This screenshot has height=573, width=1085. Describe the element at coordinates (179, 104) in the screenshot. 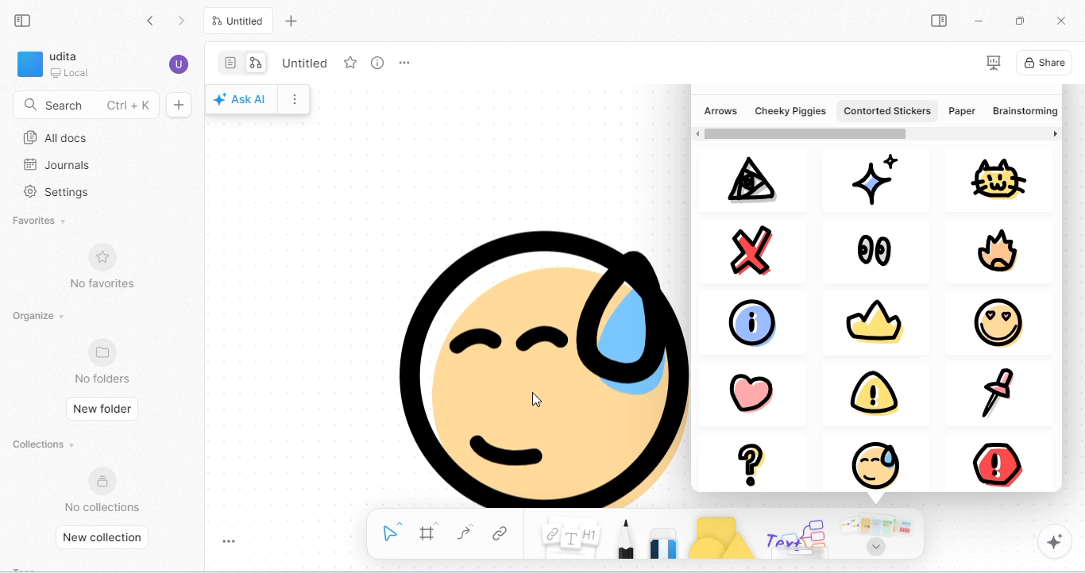

I see `new doc` at that location.